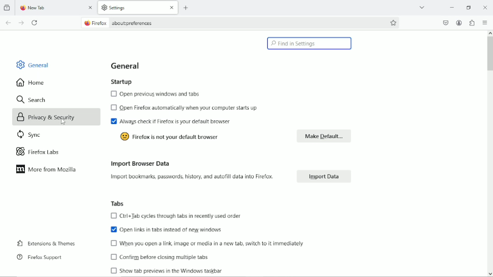 This screenshot has width=493, height=277. Describe the element at coordinates (47, 170) in the screenshot. I see `more from mozilla` at that location.